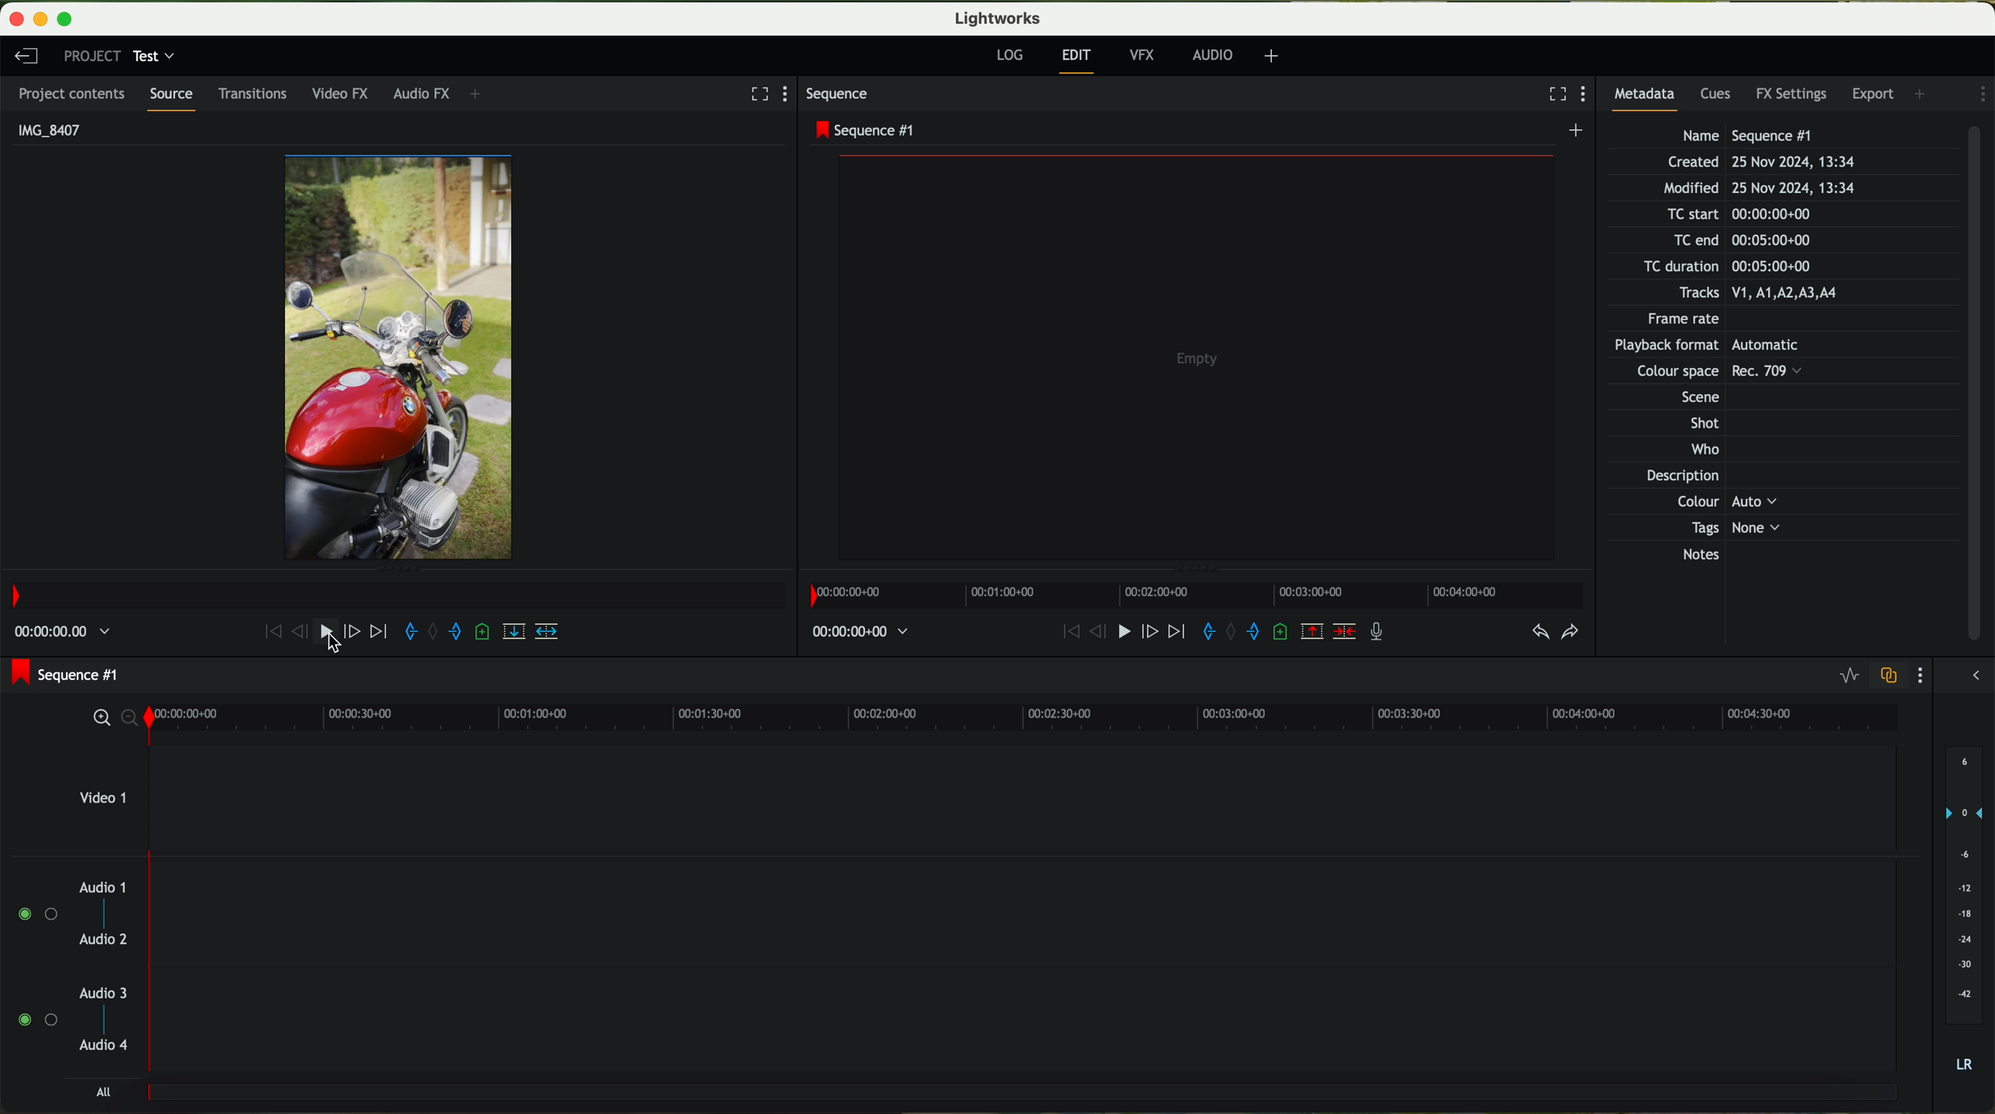  I want to click on audio 1, so click(103, 886).